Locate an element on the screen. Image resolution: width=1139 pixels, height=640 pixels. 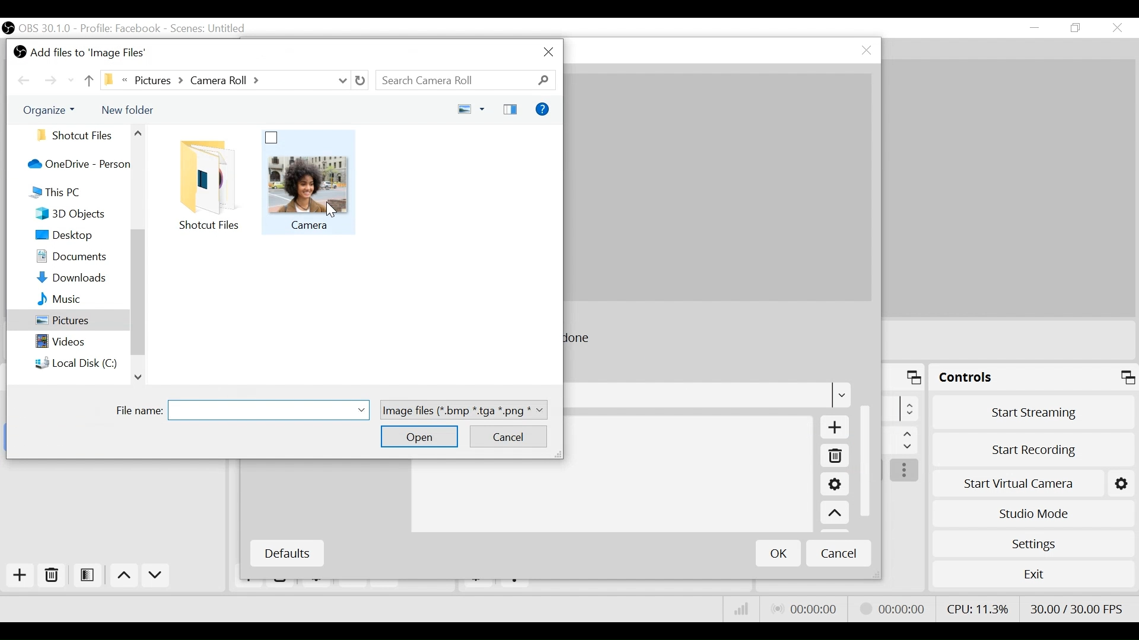
Live Status is located at coordinates (803, 609).